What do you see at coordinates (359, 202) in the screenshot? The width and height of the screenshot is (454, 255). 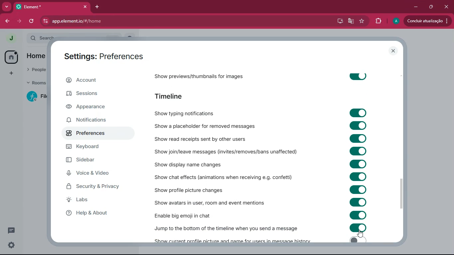 I see `toggle on ` at bounding box center [359, 202].